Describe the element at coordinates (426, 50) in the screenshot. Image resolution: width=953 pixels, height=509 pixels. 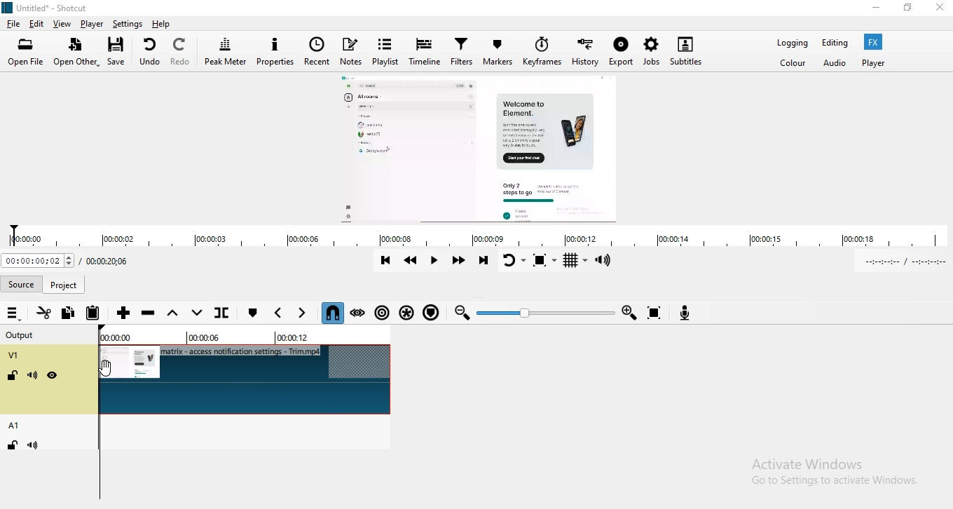
I see `Timeline` at that location.